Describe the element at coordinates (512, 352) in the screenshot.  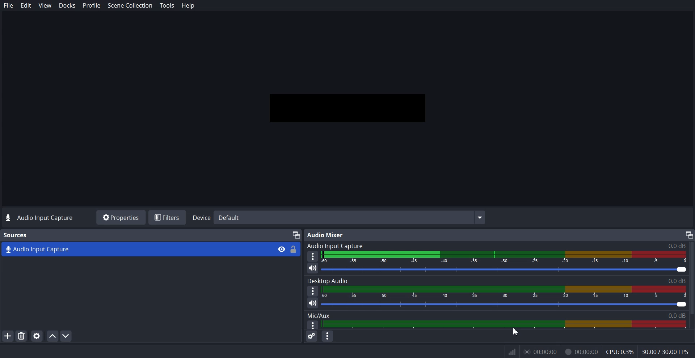
I see `Inf` at that location.